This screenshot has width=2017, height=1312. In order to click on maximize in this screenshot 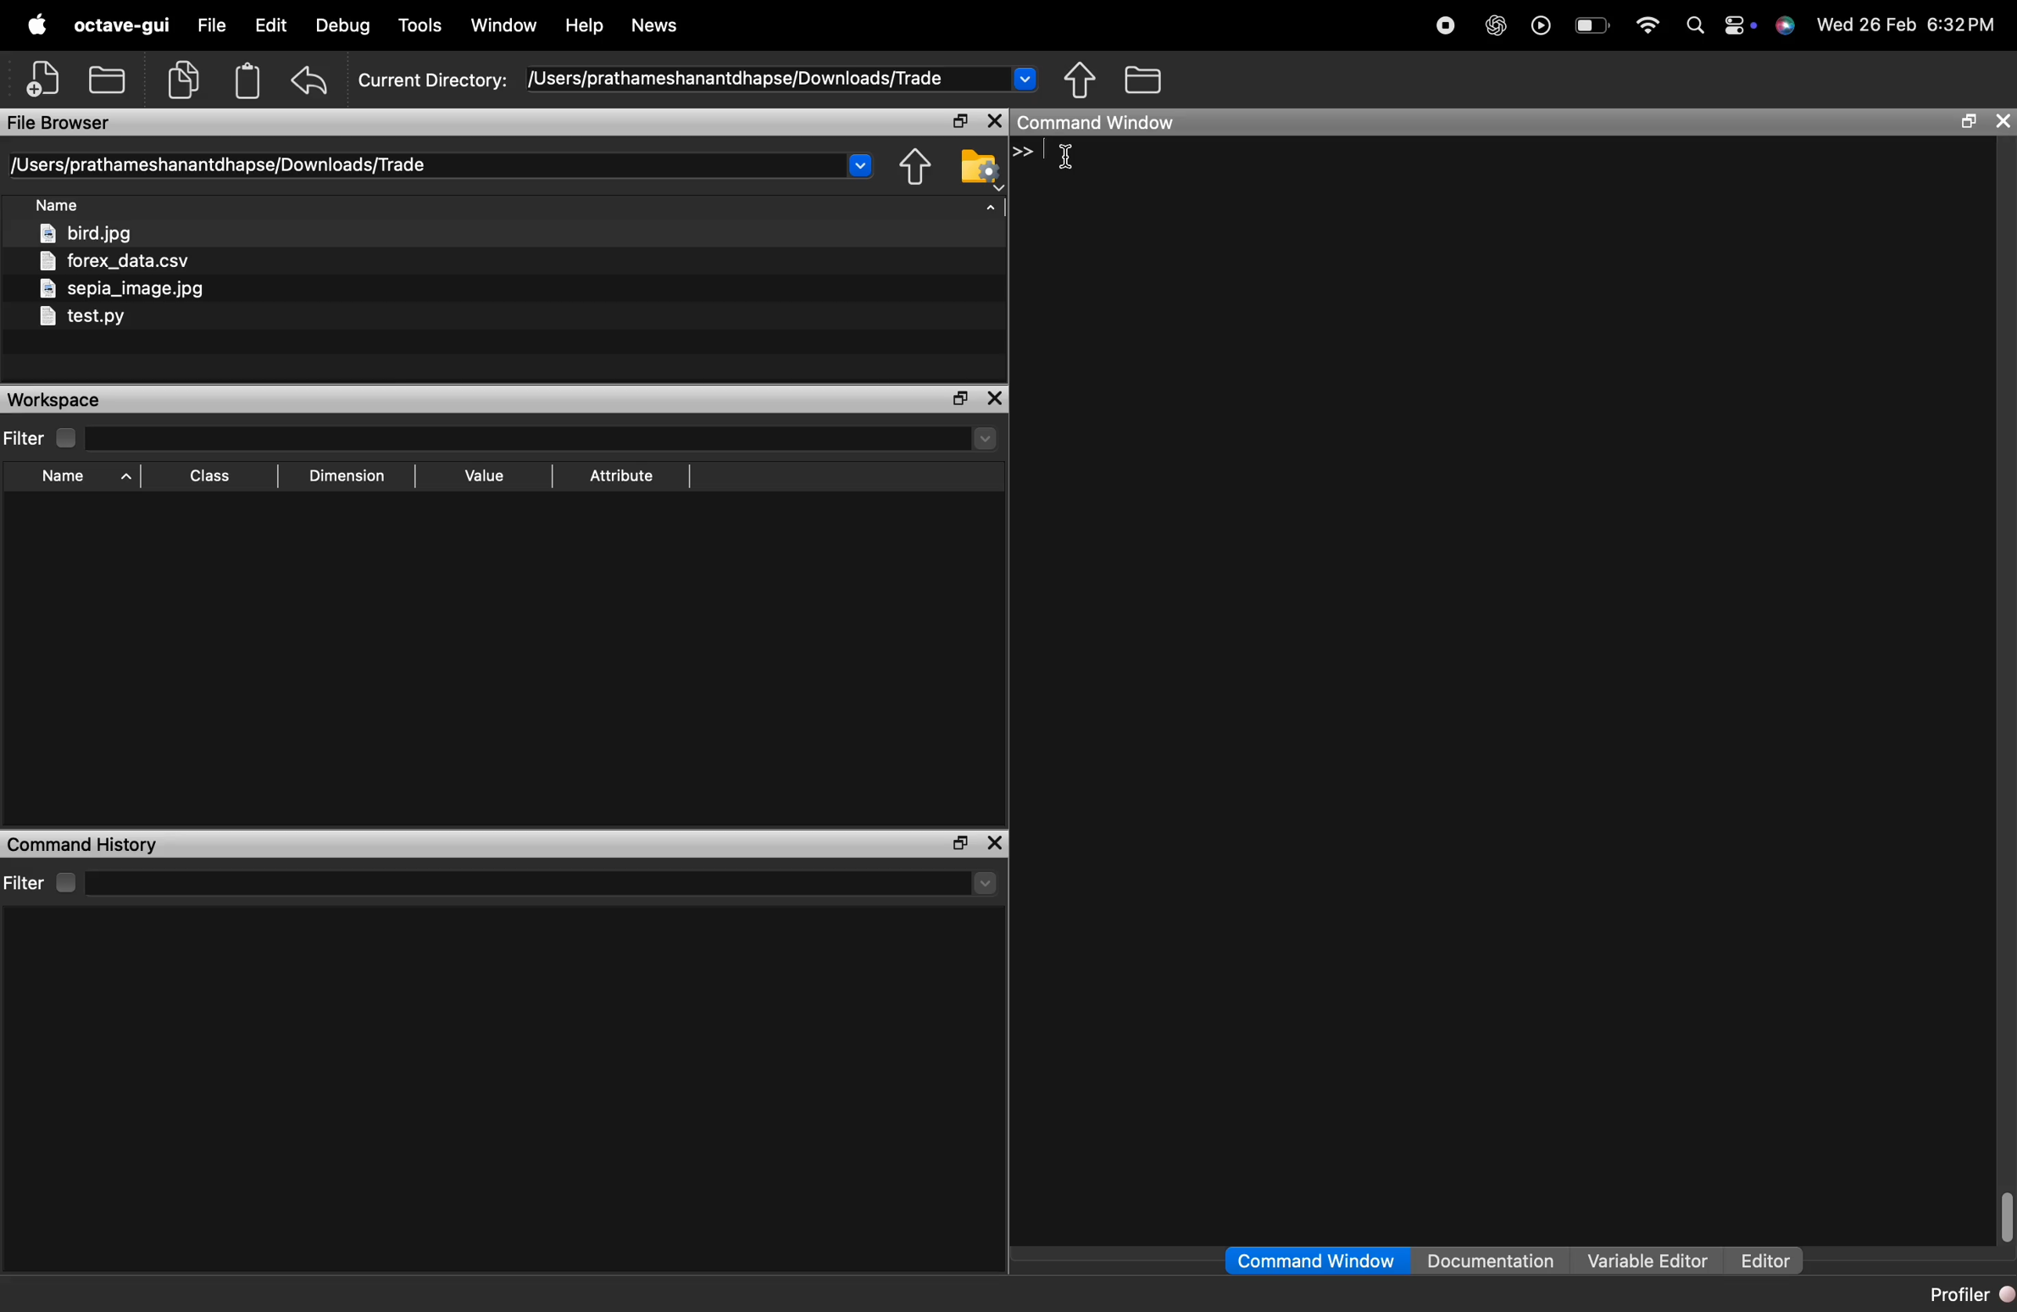, I will do `click(953, 843)`.